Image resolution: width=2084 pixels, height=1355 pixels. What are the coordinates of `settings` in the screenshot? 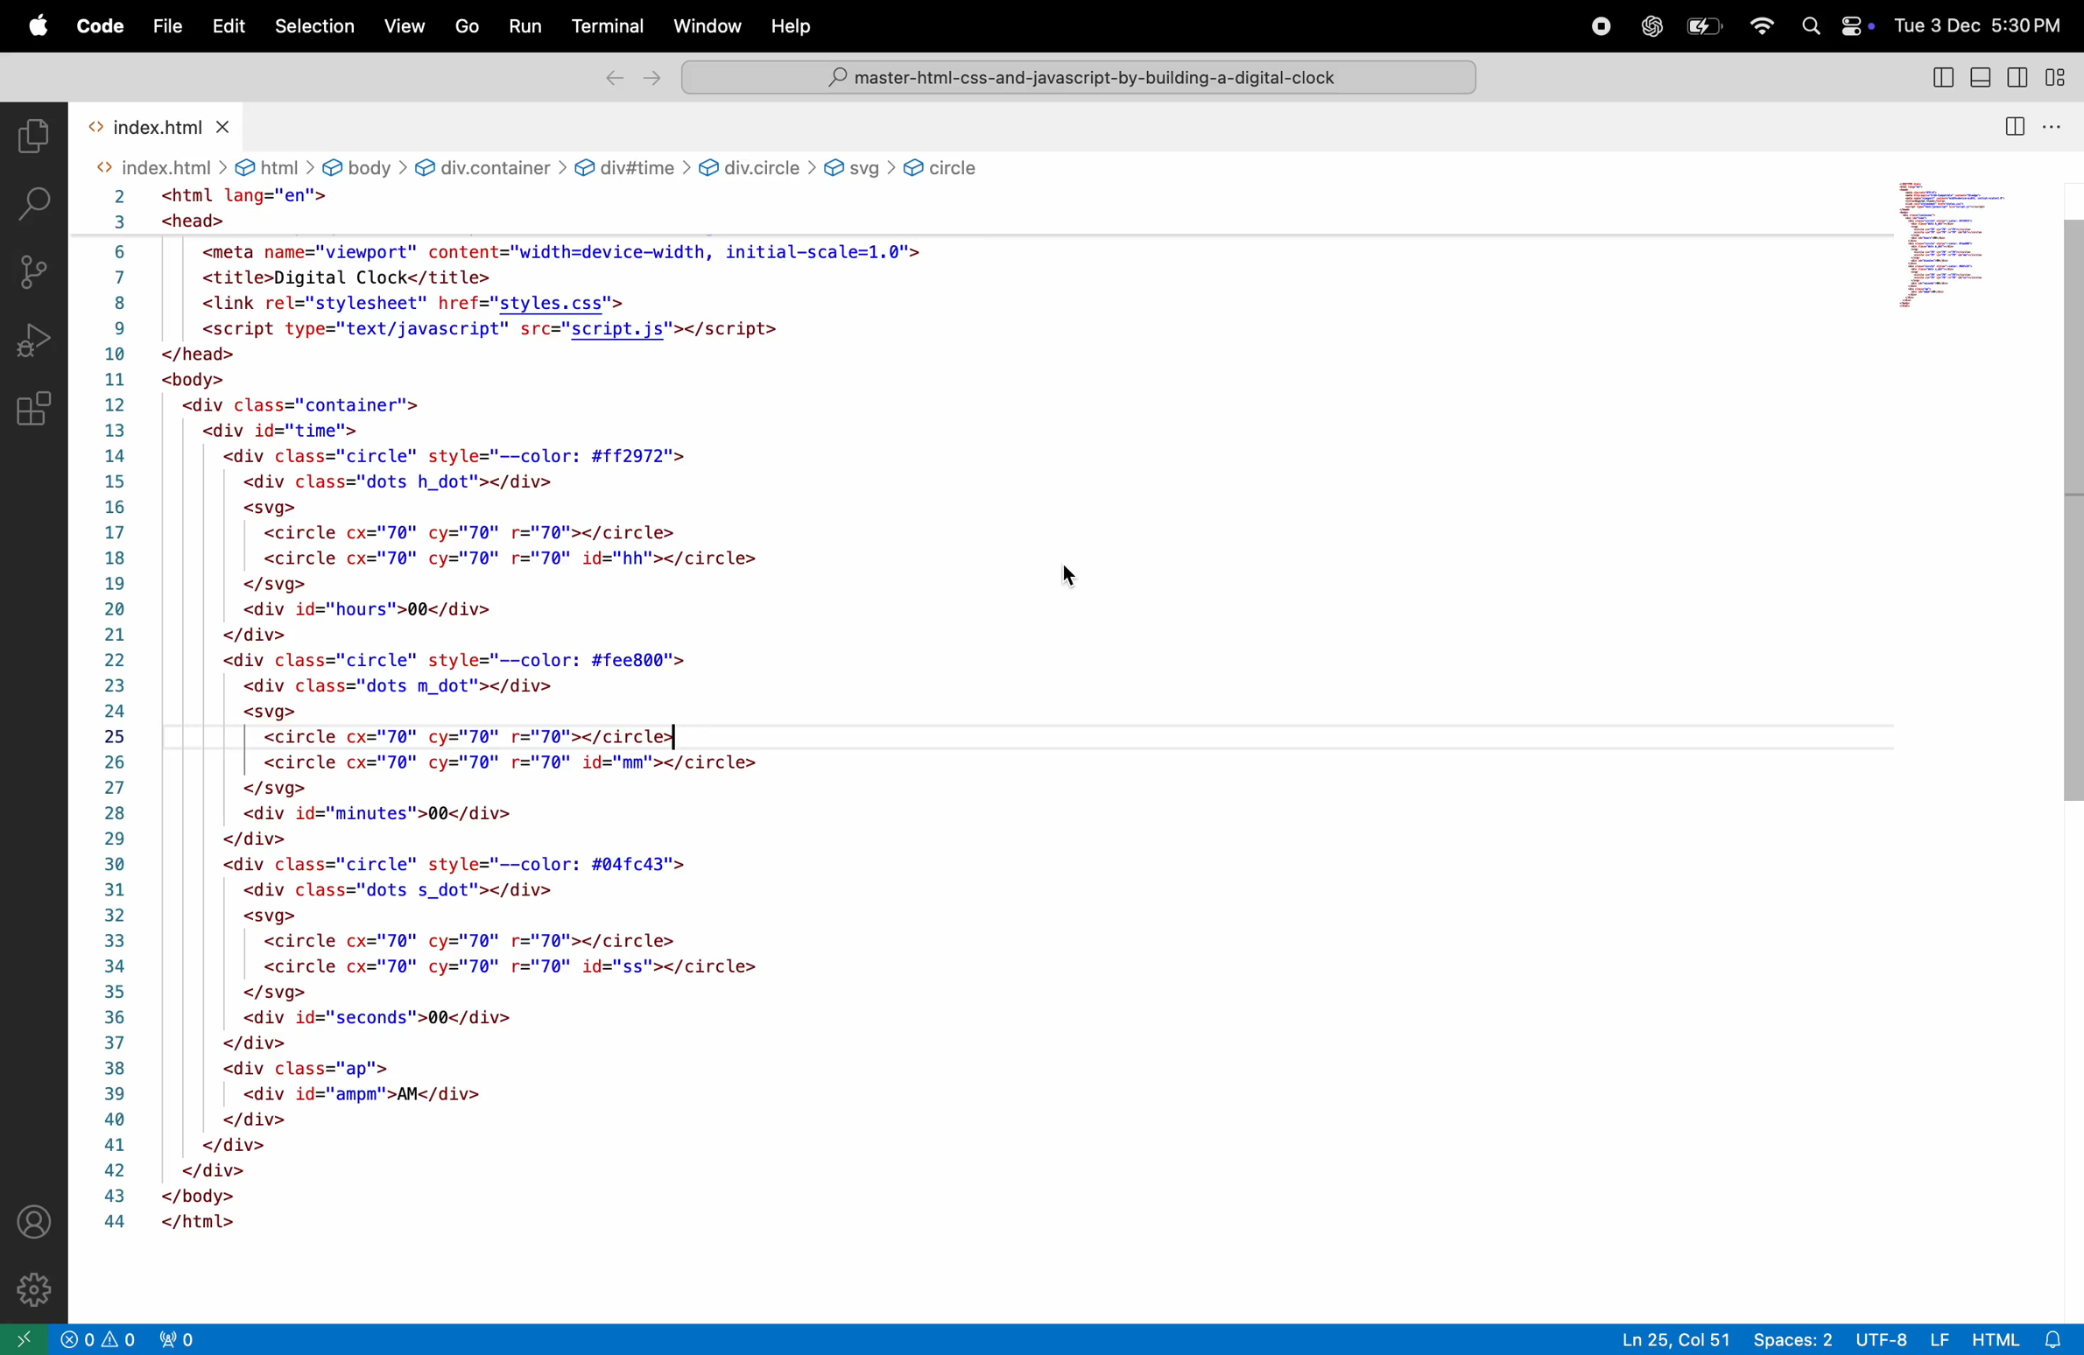 It's located at (39, 1290).